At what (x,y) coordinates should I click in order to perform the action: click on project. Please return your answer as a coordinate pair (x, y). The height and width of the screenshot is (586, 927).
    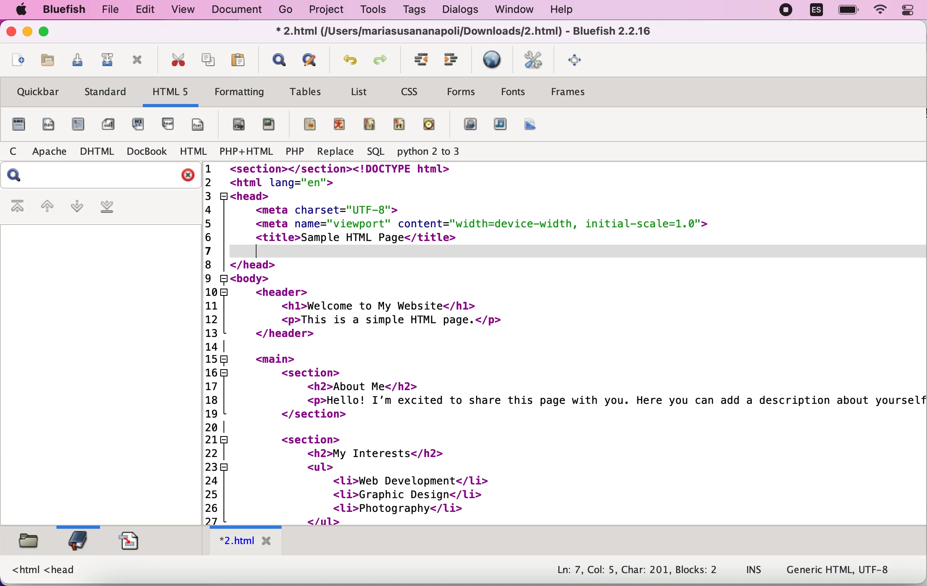
    Looking at the image, I should click on (328, 10).